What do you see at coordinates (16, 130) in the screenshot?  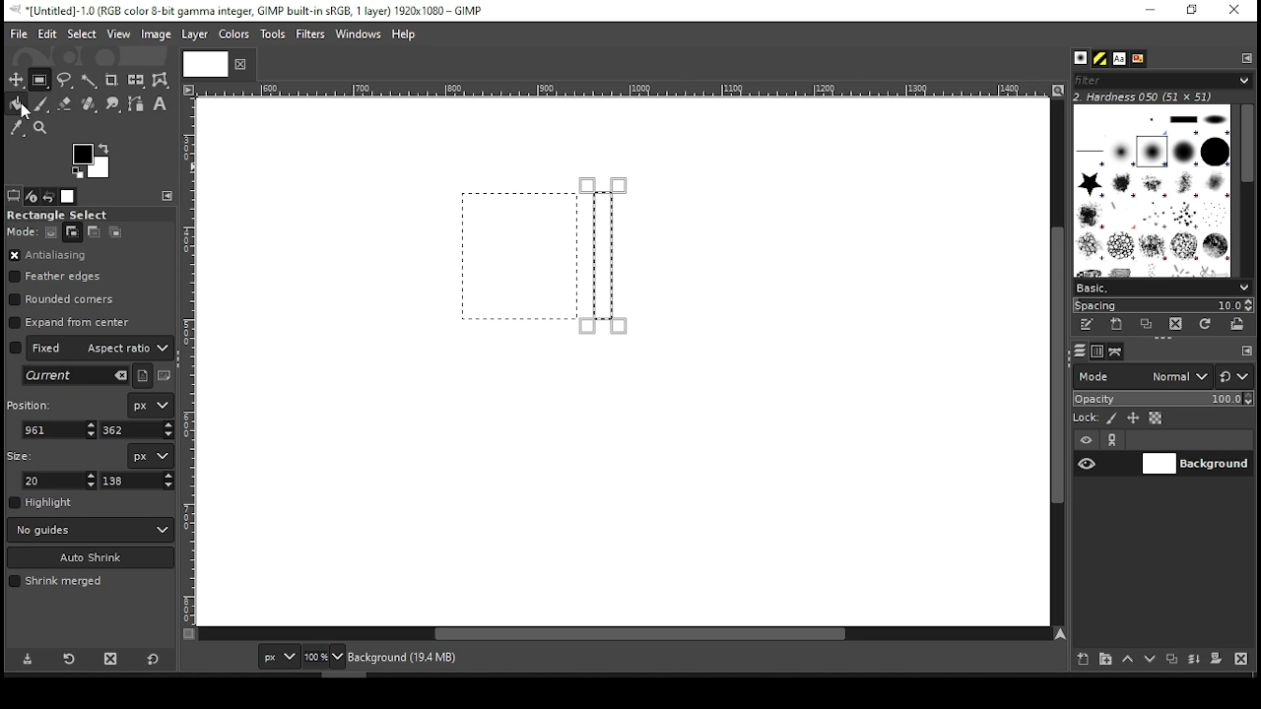 I see `color picker tool` at bounding box center [16, 130].